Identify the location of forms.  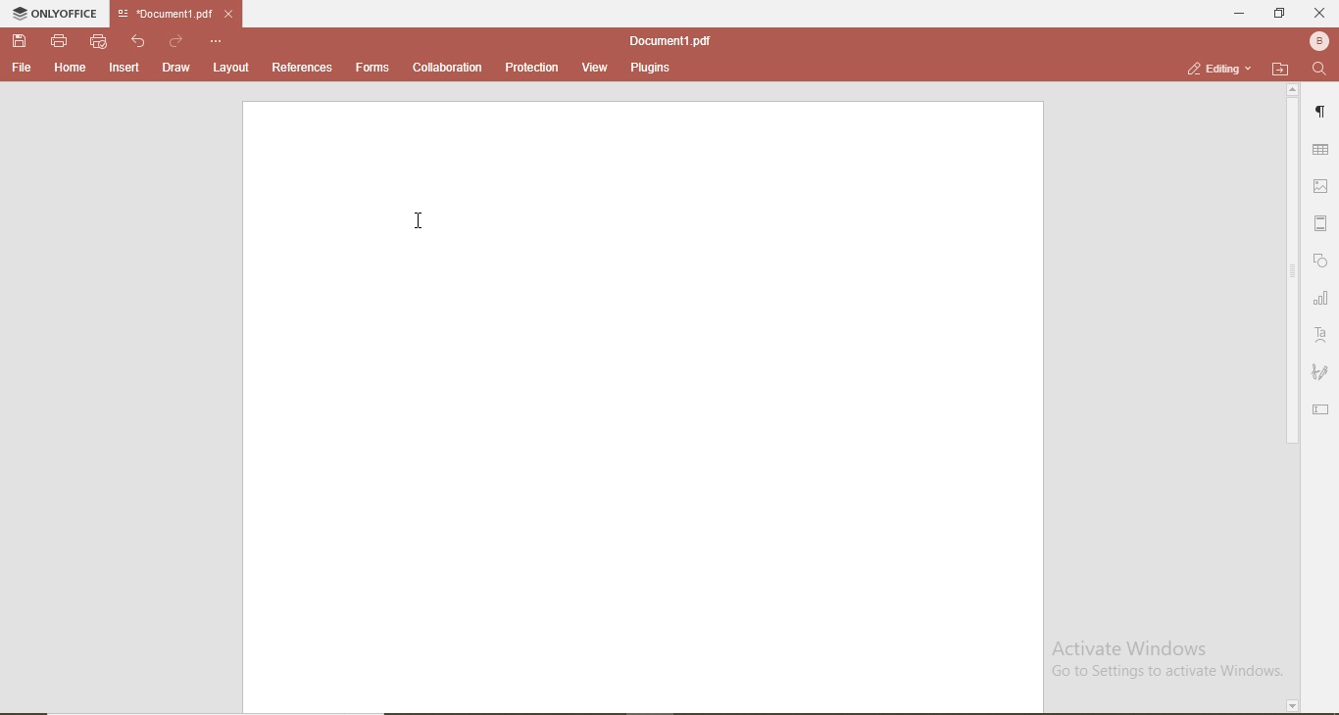
(371, 68).